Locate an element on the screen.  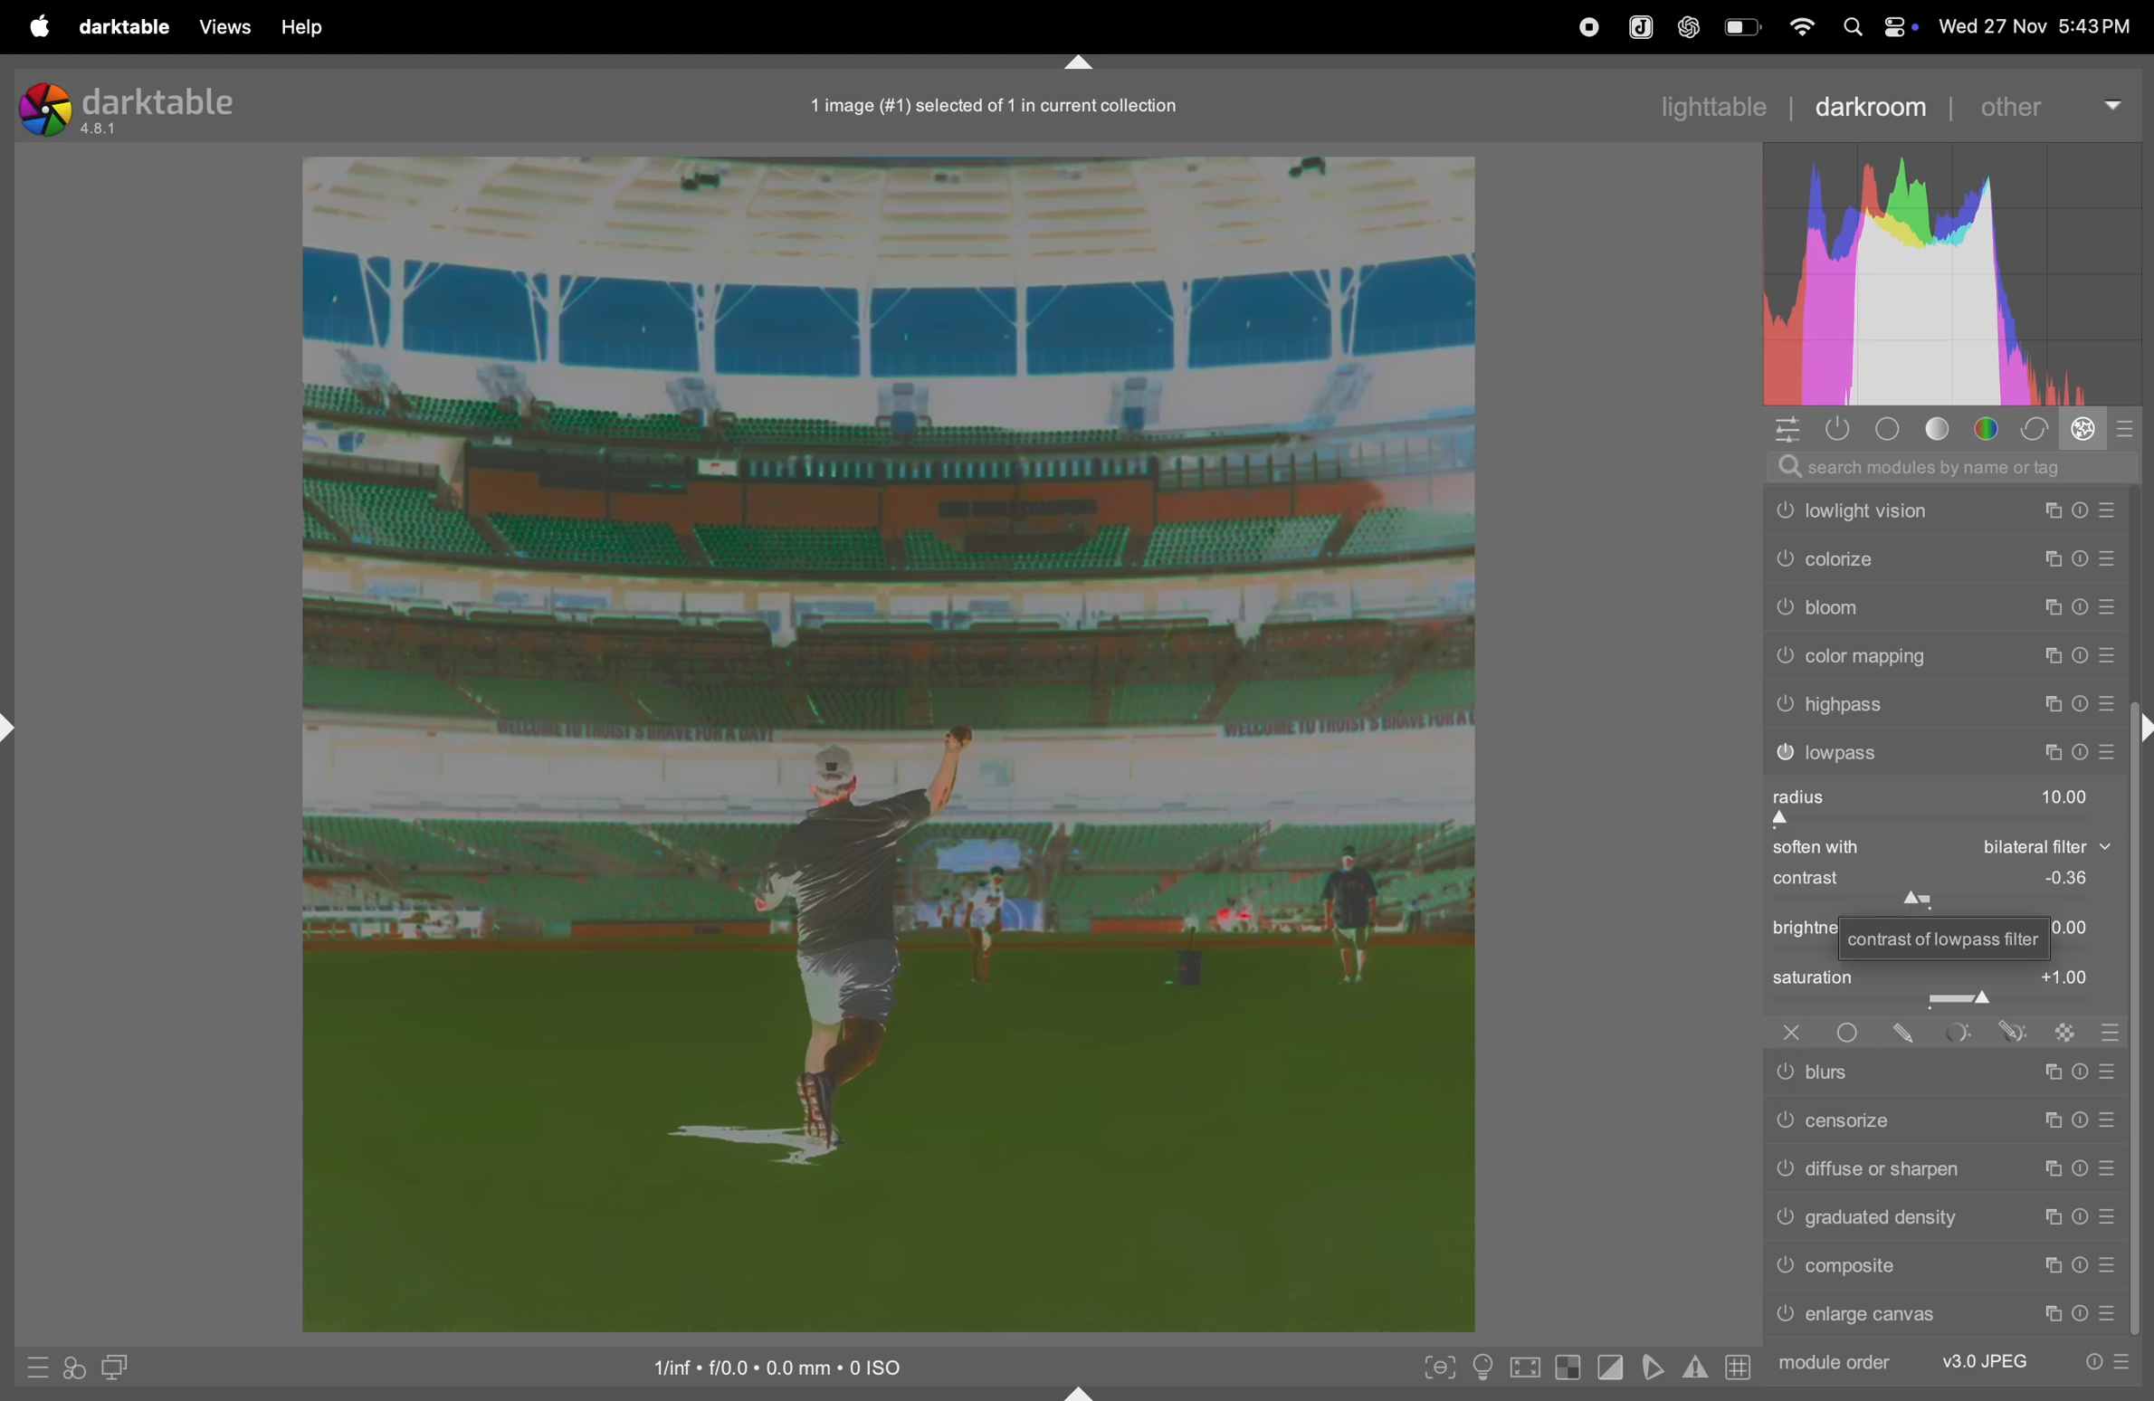
color mapping is located at coordinates (1940, 659).